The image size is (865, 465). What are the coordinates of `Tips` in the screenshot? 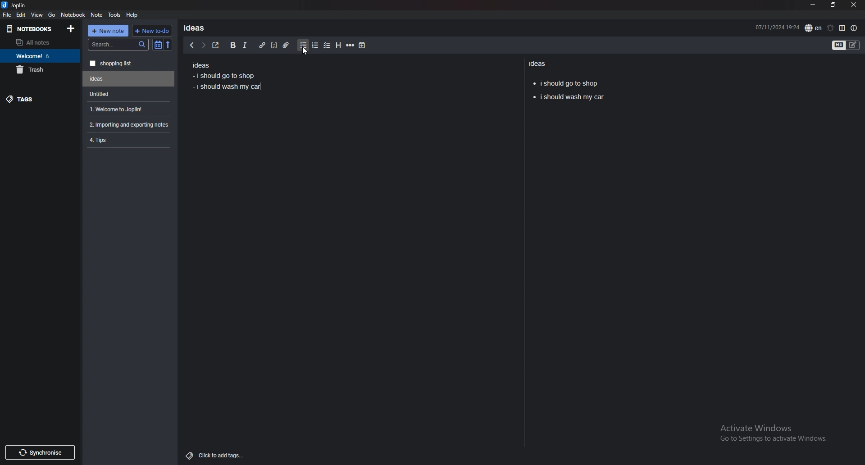 It's located at (128, 139).